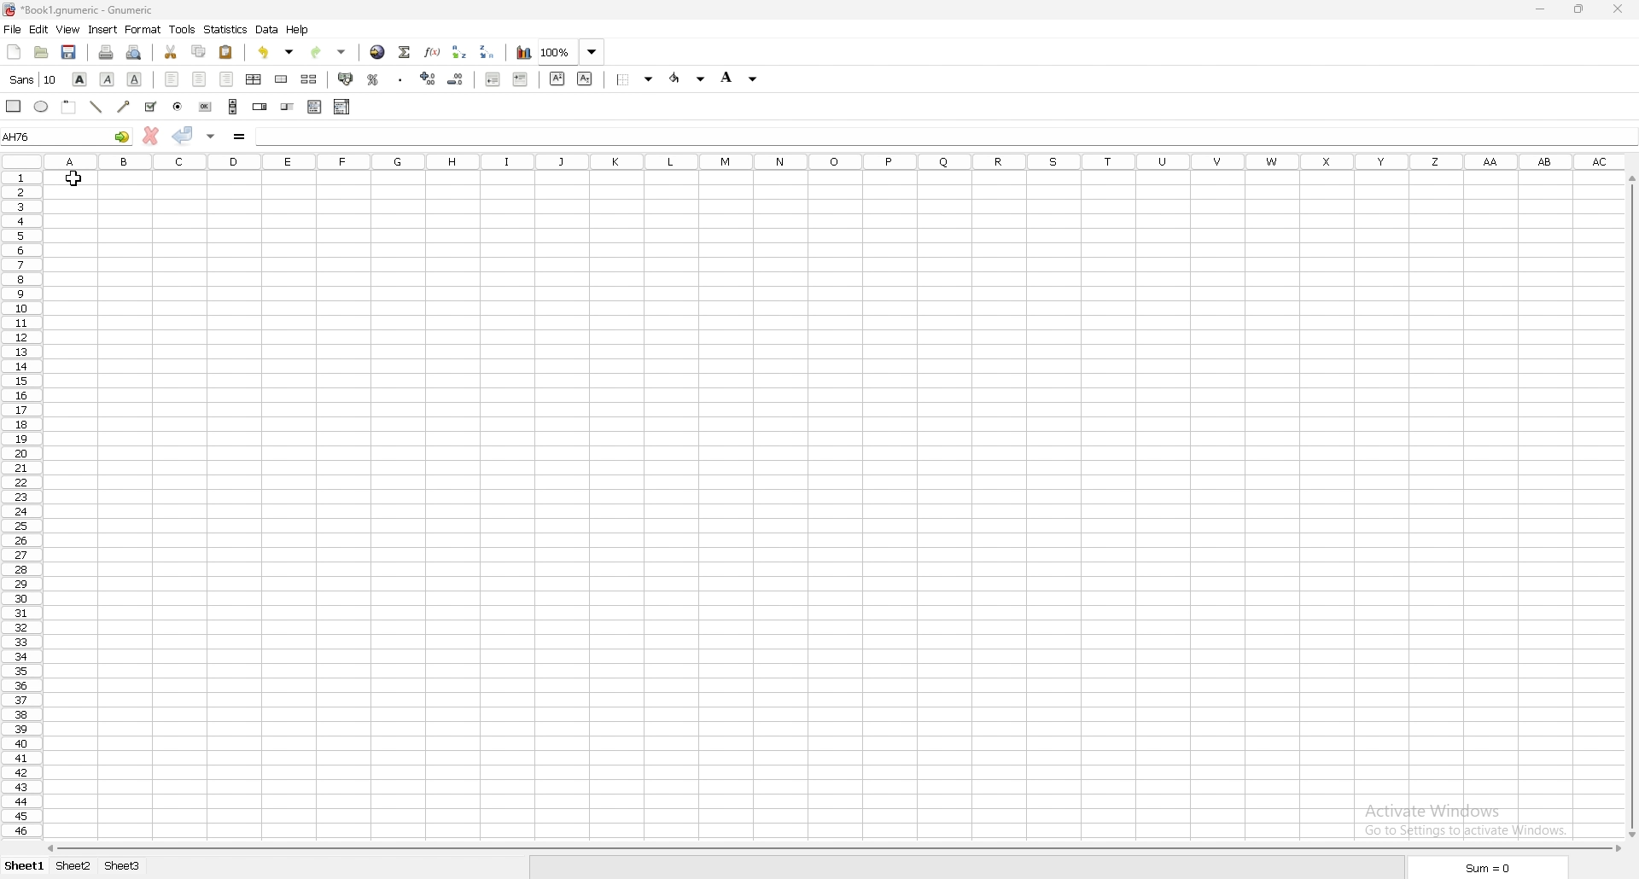  What do you see at coordinates (433, 52) in the screenshot?
I see `functions` at bounding box center [433, 52].